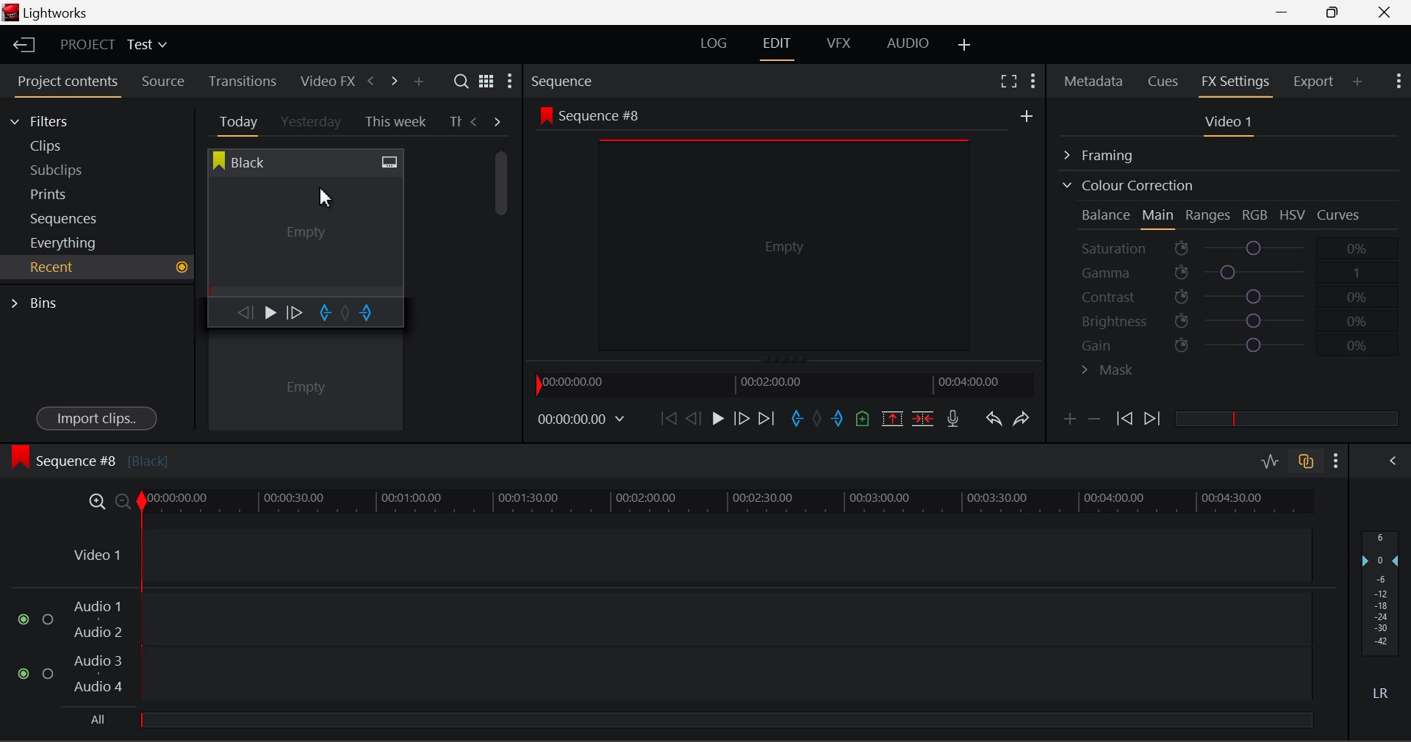  What do you see at coordinates (664, 648) in the screenshot?
I see `Audio Input Fields` at bounding box center [664, 648].